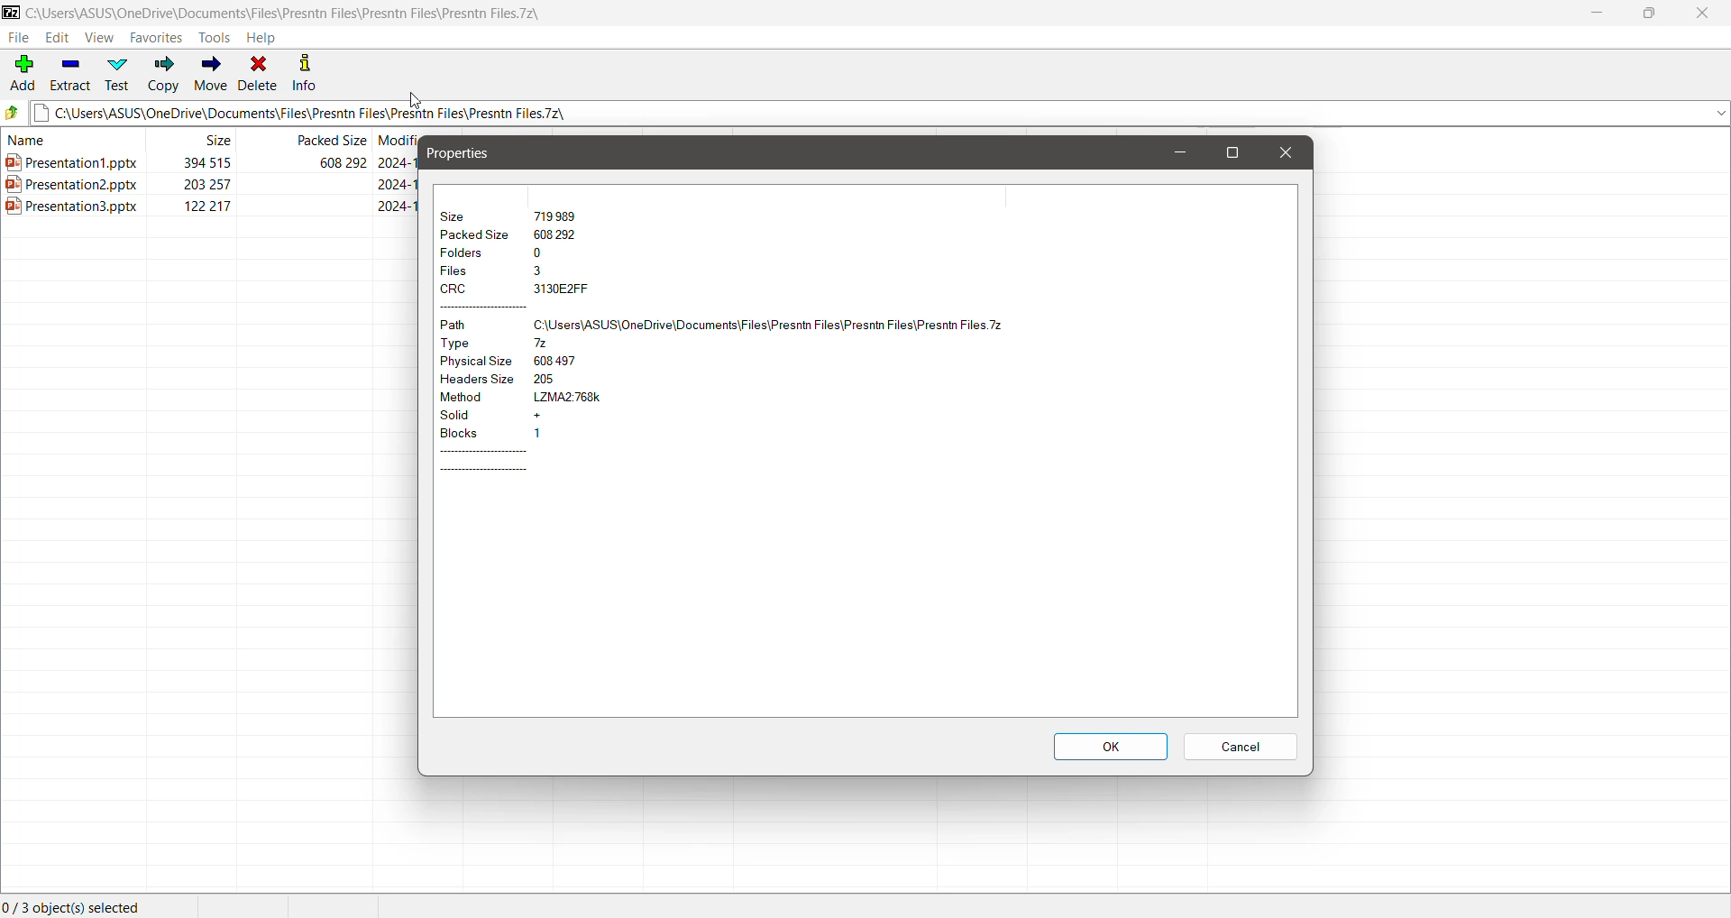 Image resolution: width=1731 pixels, height=918 pixels. I want to click on Minimize, so click(1183, 152).